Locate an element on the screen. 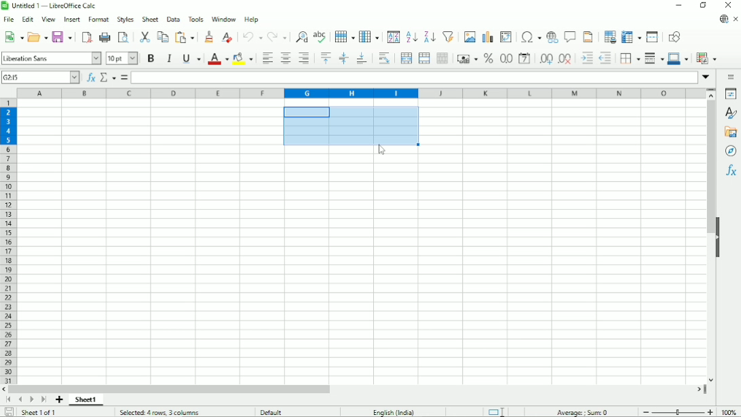 The width and height of the screenshot is (741, 417). Average, sum is located at coordinates (584, 411).